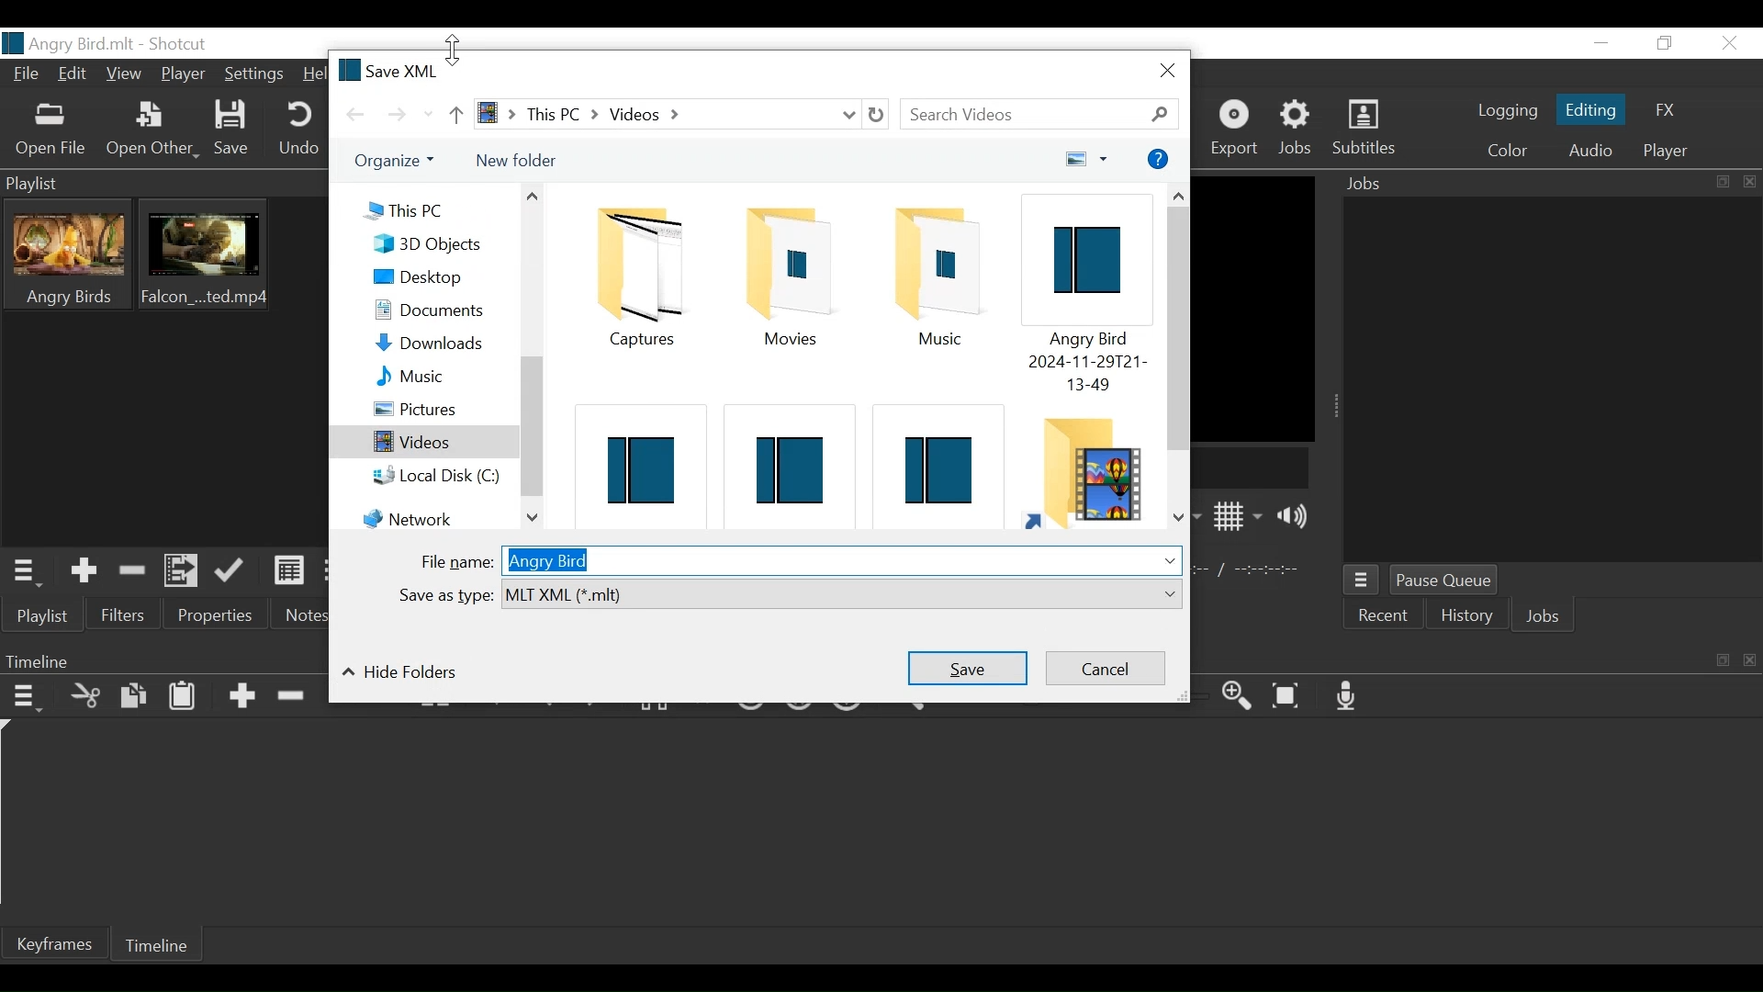 This screenshot has width=1763, height=992. I want to click on Toggle display grid on player, so click(1239, 516).